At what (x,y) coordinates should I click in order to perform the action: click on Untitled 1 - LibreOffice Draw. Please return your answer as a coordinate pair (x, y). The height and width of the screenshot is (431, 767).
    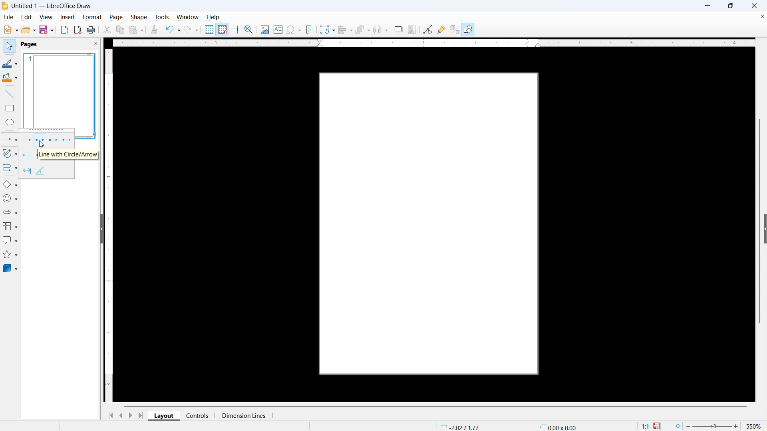
    Looking at the image, I should click on (52, 6).